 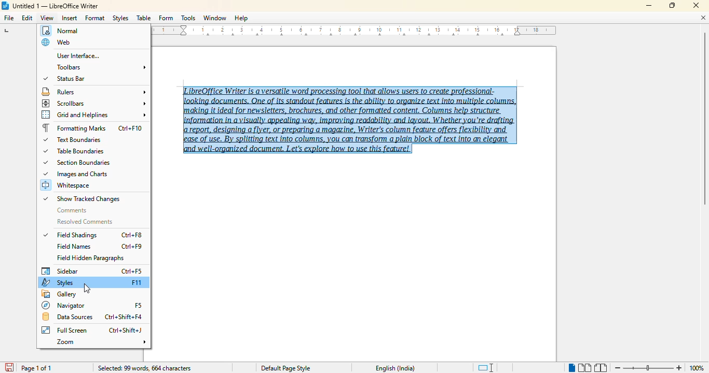 I want to click on whitespace, so click(x=65, y=185).